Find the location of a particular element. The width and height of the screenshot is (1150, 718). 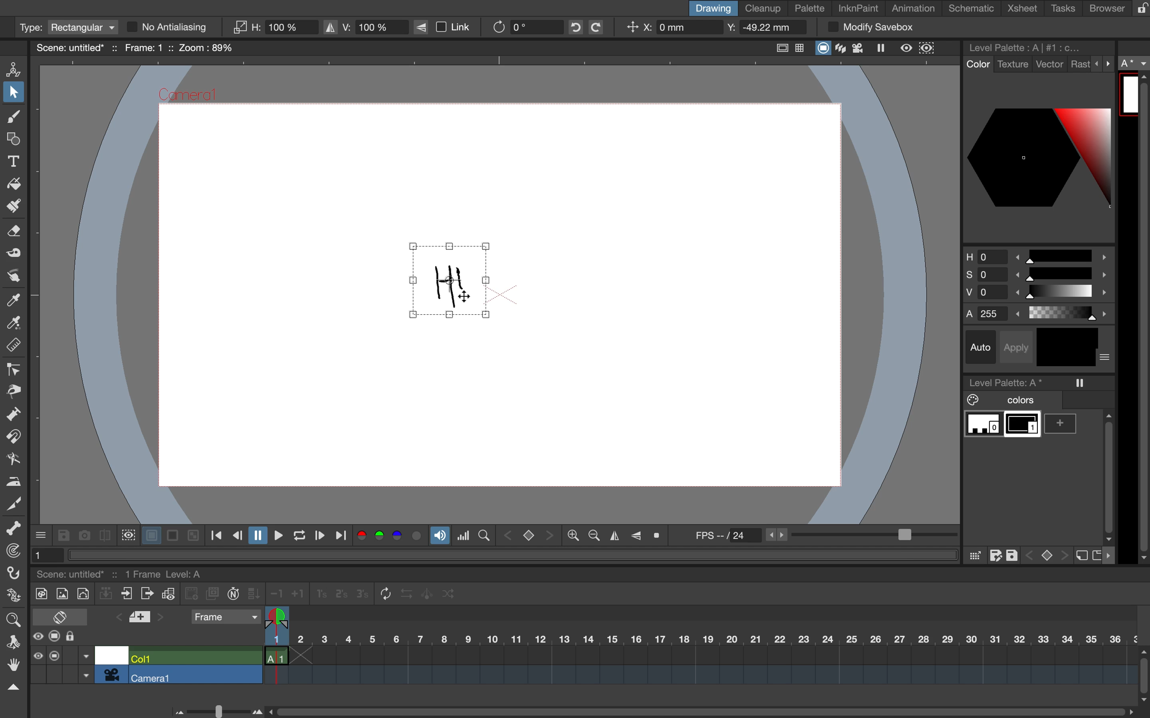

ruler tool is located at coordinates (14, 347).